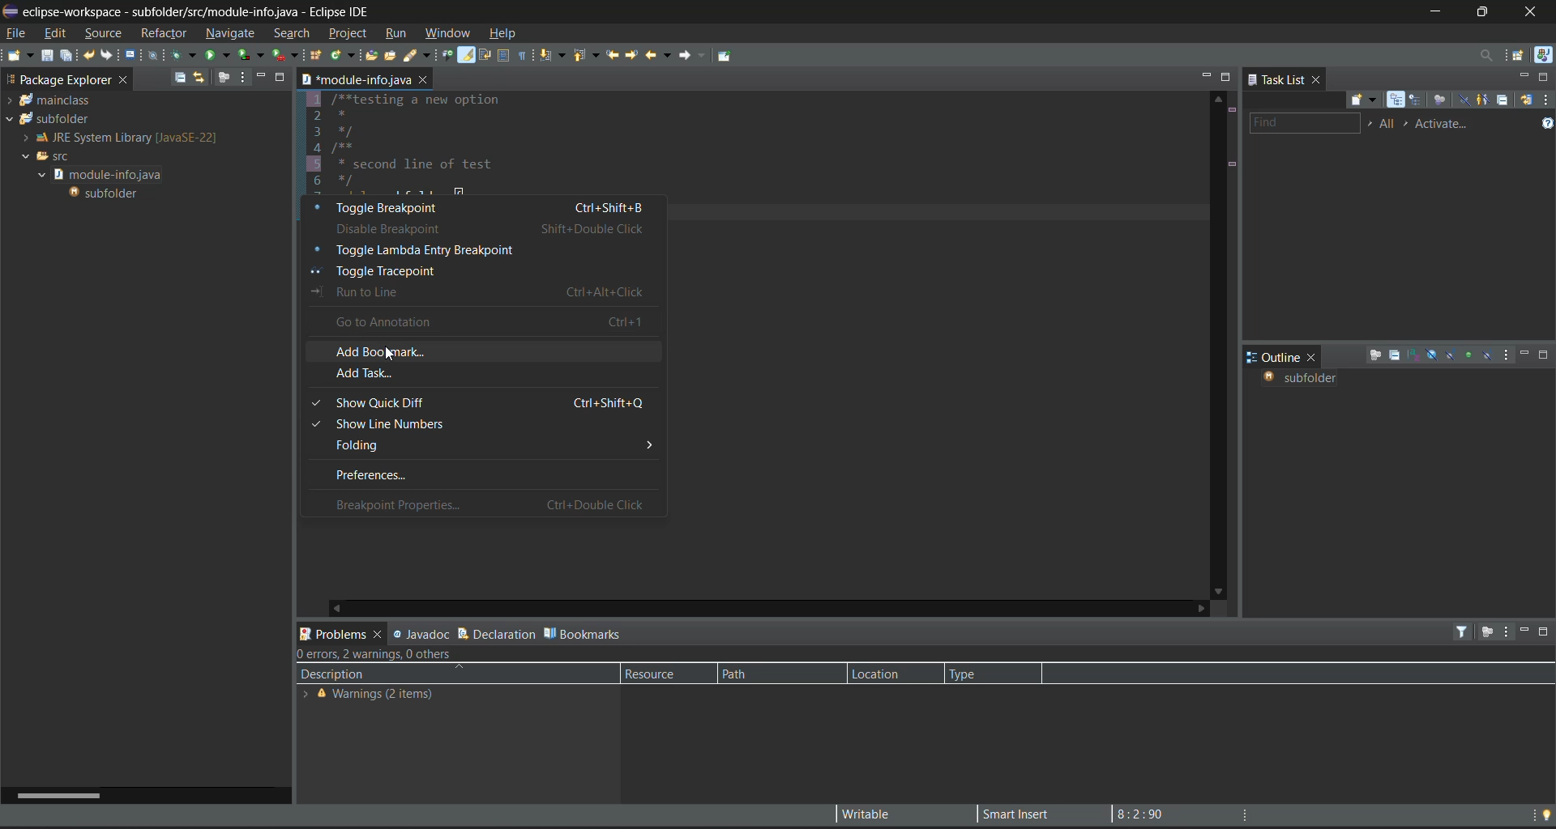  I want to click on mainclass, so click(54, 103).